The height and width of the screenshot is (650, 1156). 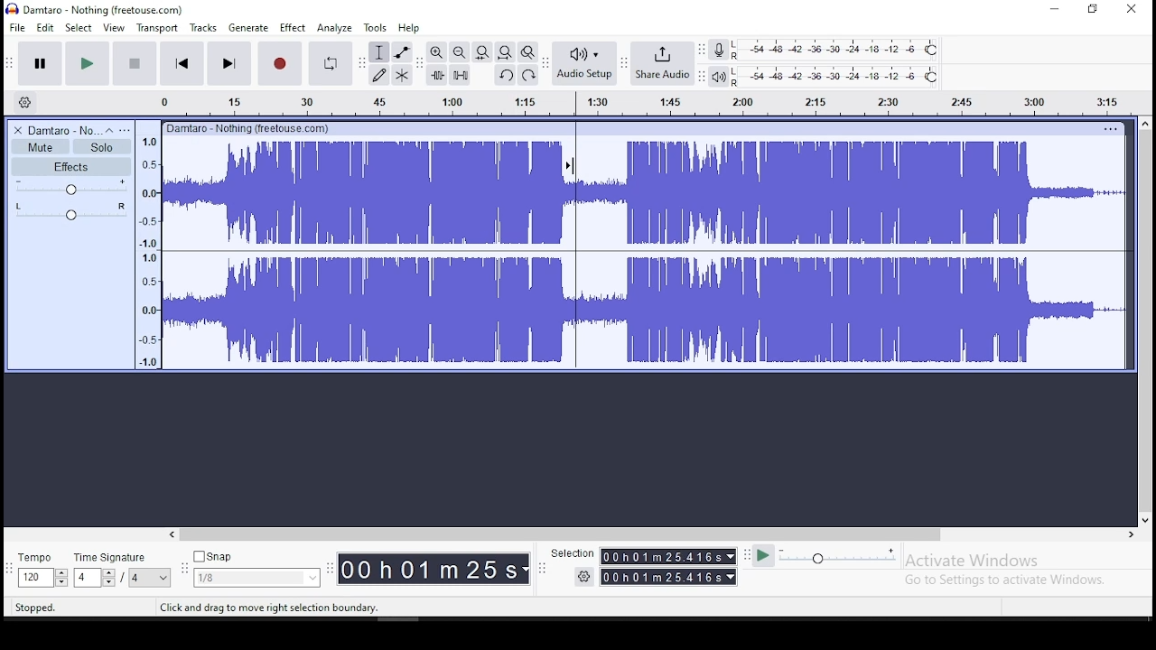 What do you see at coordinates (170, 534) in the screenshot?
I see `scroll left` at bounding box center [170, 534].